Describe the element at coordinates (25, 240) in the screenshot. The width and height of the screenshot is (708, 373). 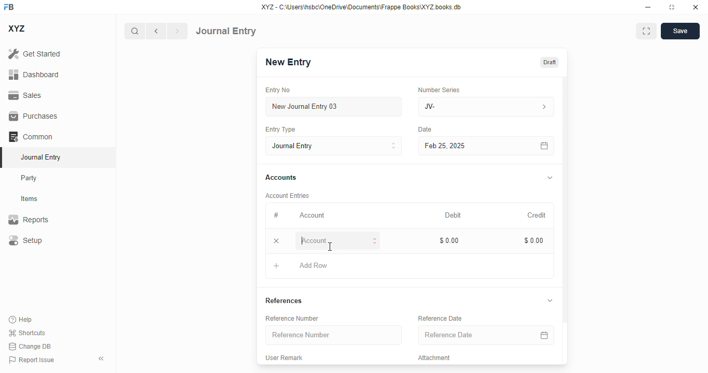
I see `setup` at that location.